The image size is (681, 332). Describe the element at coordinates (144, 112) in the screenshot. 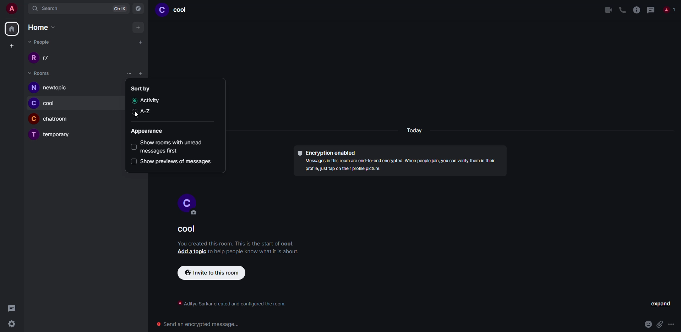

I see `a-z` at that location.